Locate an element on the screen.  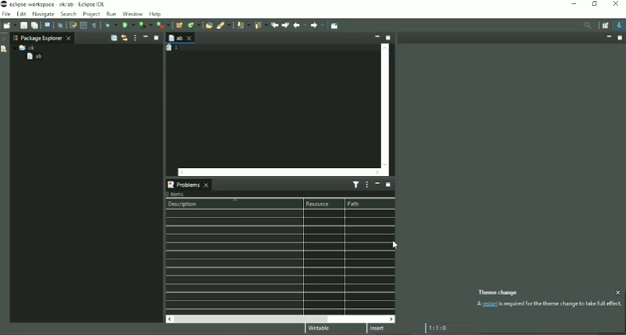
Next Edit Location is located at coordinates (285, 25).